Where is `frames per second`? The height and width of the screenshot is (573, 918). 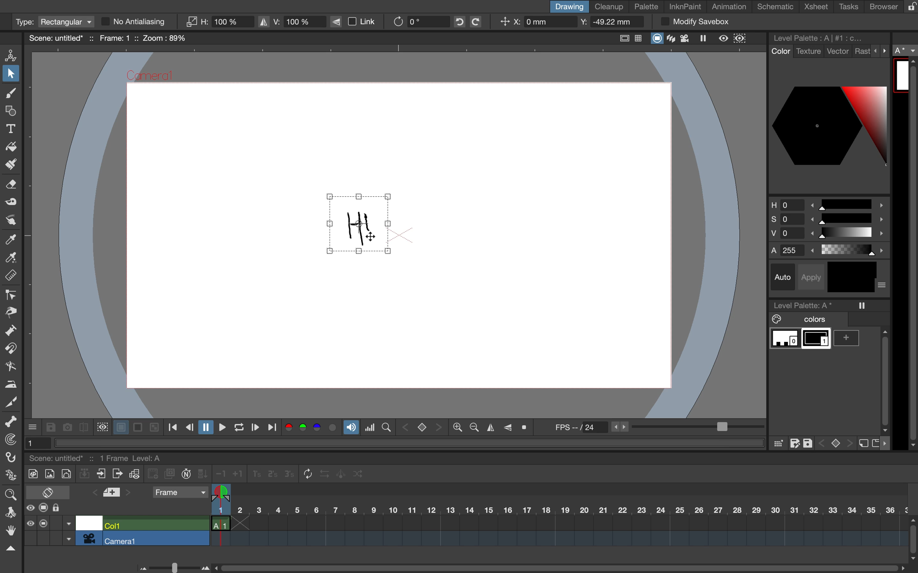
frames per second is located at coordinates (655, 428).